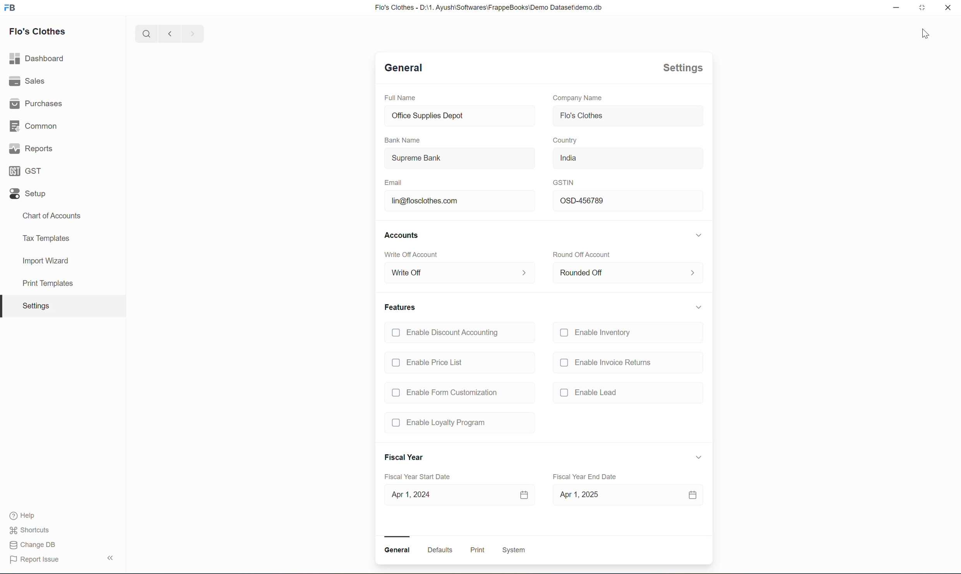  Describe the element at coordinates (194, 34) in the screenshot. I see `forward` at that location.